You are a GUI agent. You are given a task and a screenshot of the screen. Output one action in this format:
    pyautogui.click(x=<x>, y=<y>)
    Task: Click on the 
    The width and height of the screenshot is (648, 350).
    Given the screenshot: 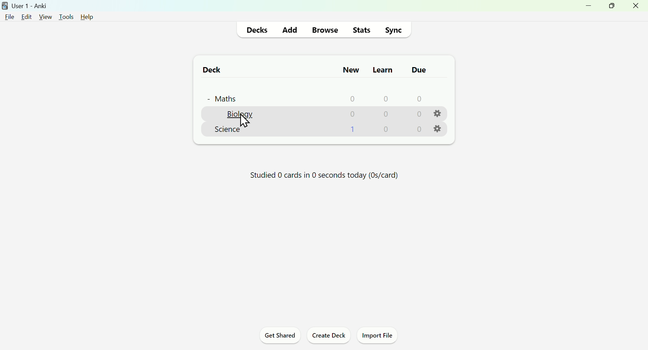 What is the action you would take?
    pyautogui.click(x=612, y=7)
    